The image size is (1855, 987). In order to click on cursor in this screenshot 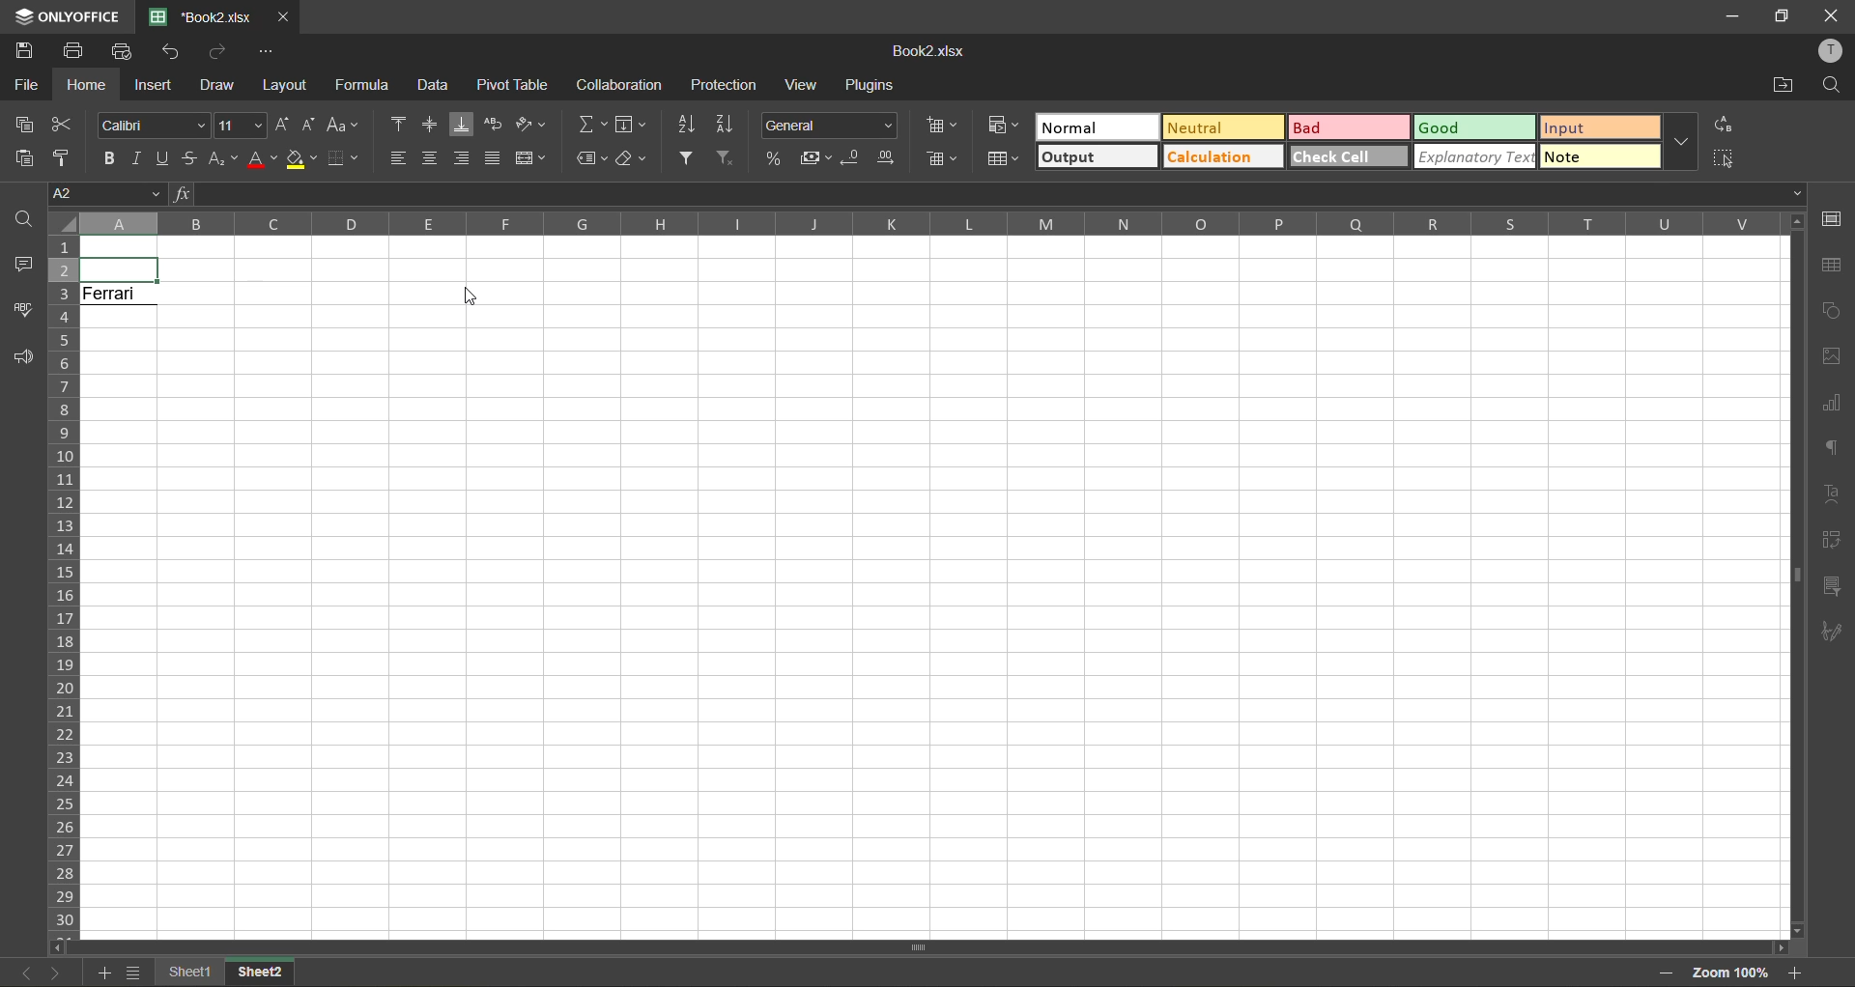, I will do `click(467, 299)`.